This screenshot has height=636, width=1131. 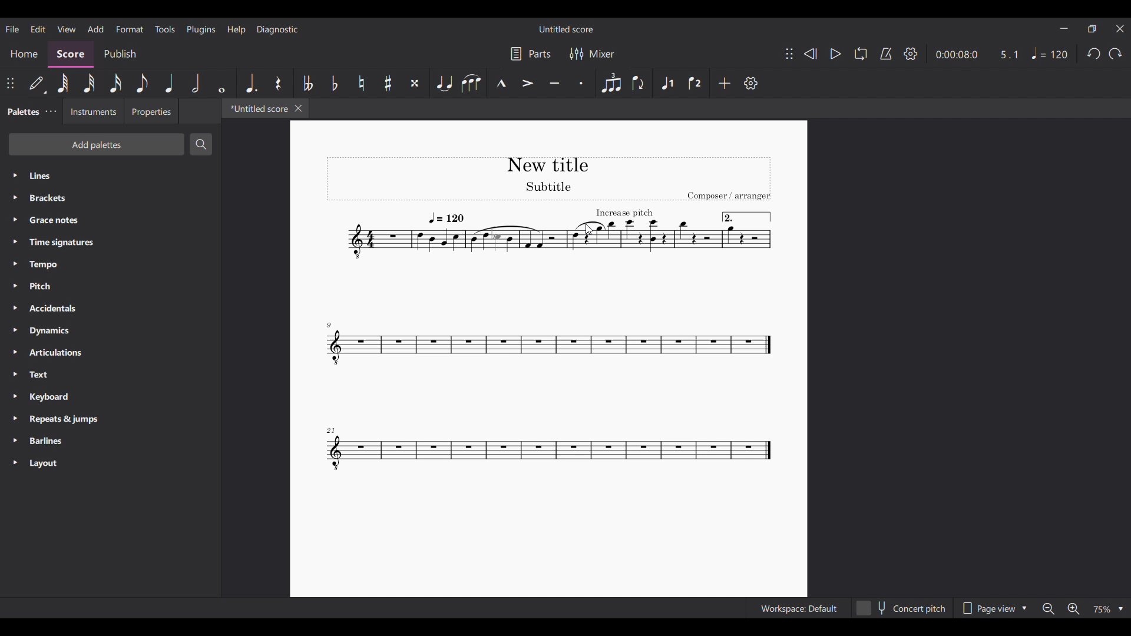 I want to click on Undo, so click(x=1093, y=54).